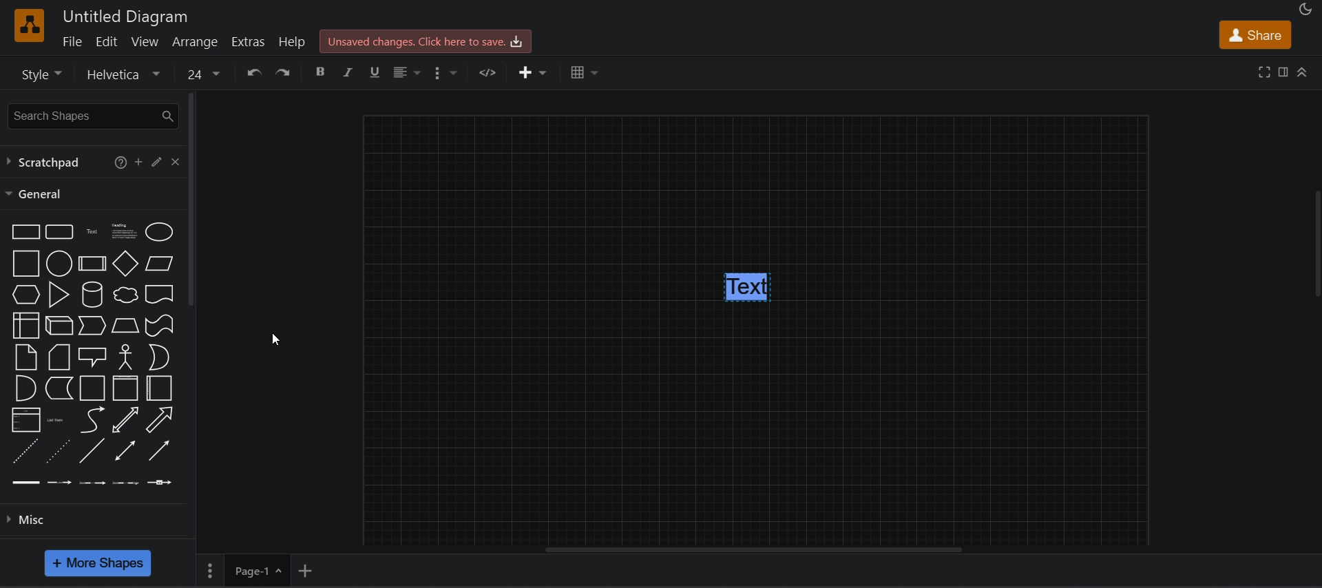 This screenshot has height=588, width=1322. What do you see at coordinates (126, 357) in the screenshot?
I see `Actor` at bounding box center [126, 357].